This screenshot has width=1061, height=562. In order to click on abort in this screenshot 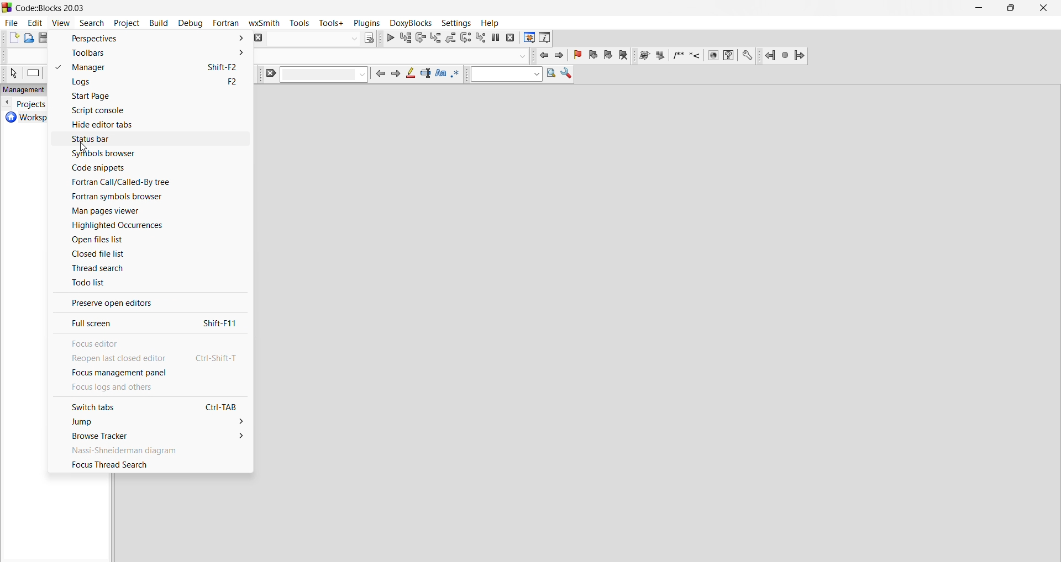, I will do `click(259, 39)`.